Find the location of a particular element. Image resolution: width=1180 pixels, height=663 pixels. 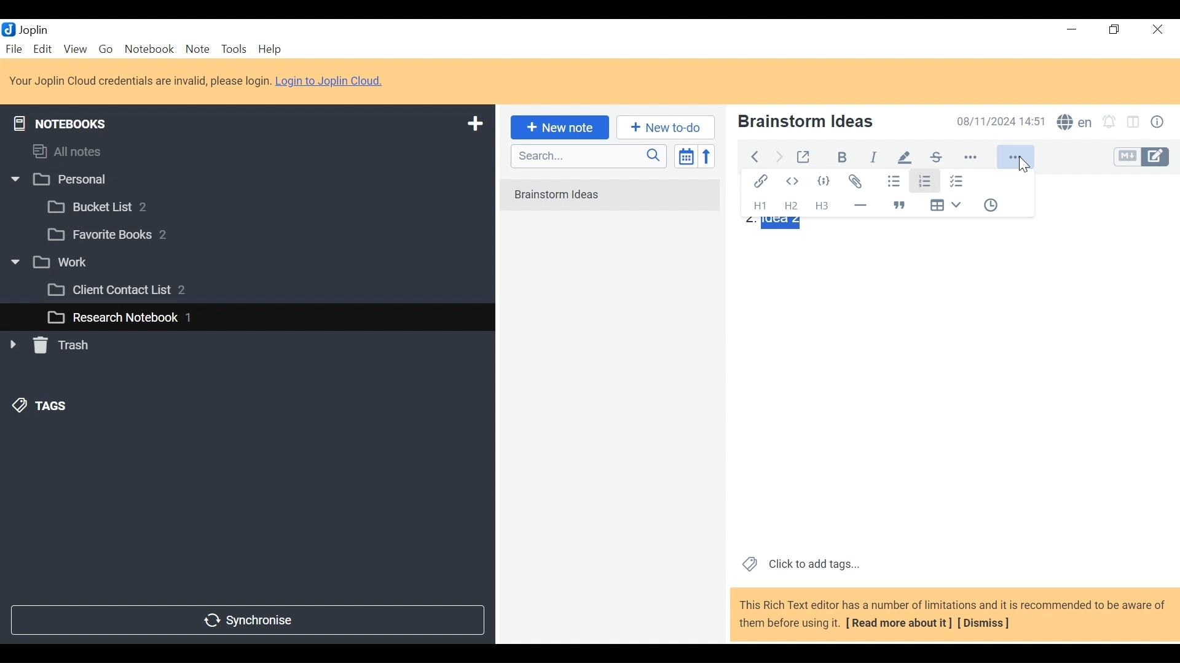

File is located at coordinates (15, 48).